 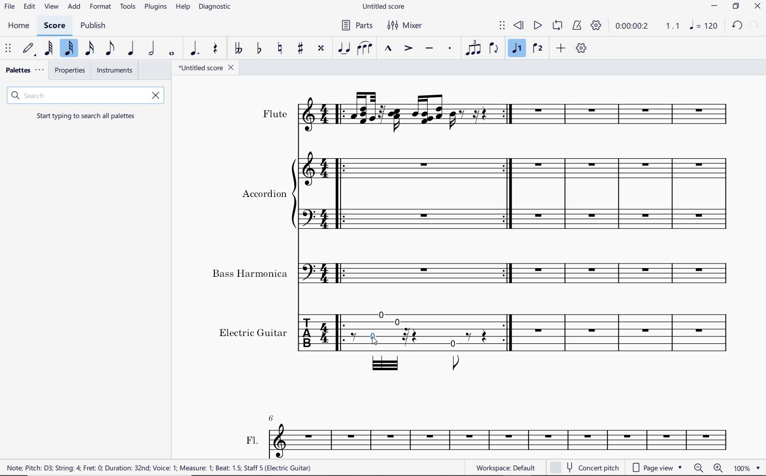 I want to click on ZOOM OUT OR ZOOM IN, so click(x=708, y=467).